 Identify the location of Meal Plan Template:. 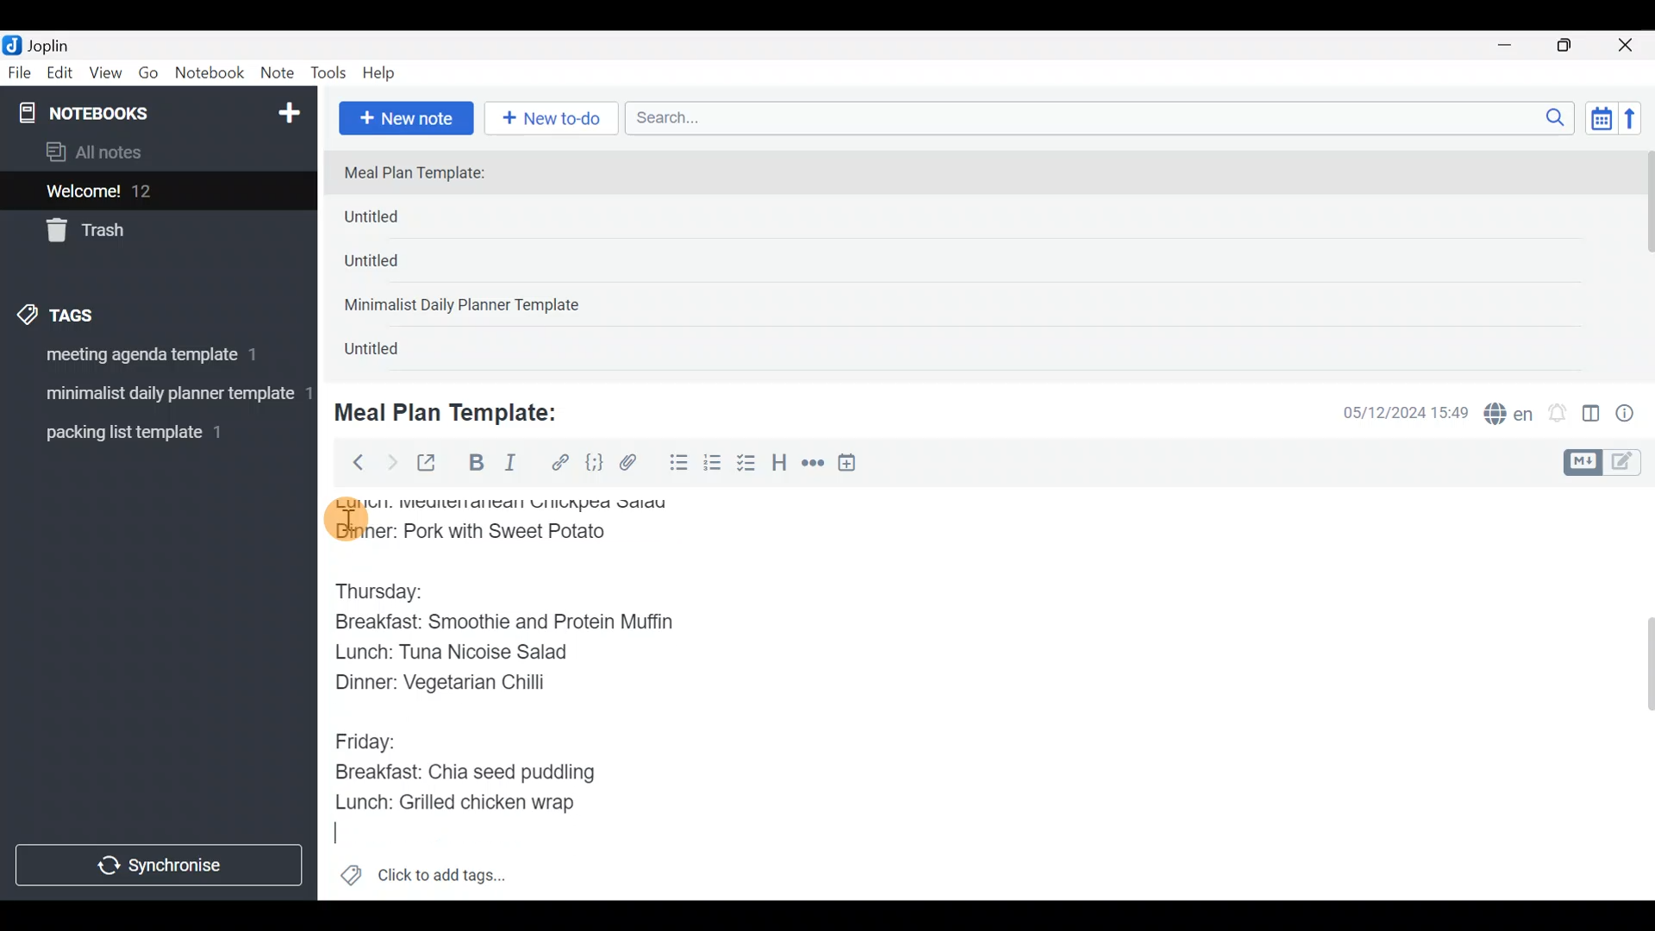
(425, 174).